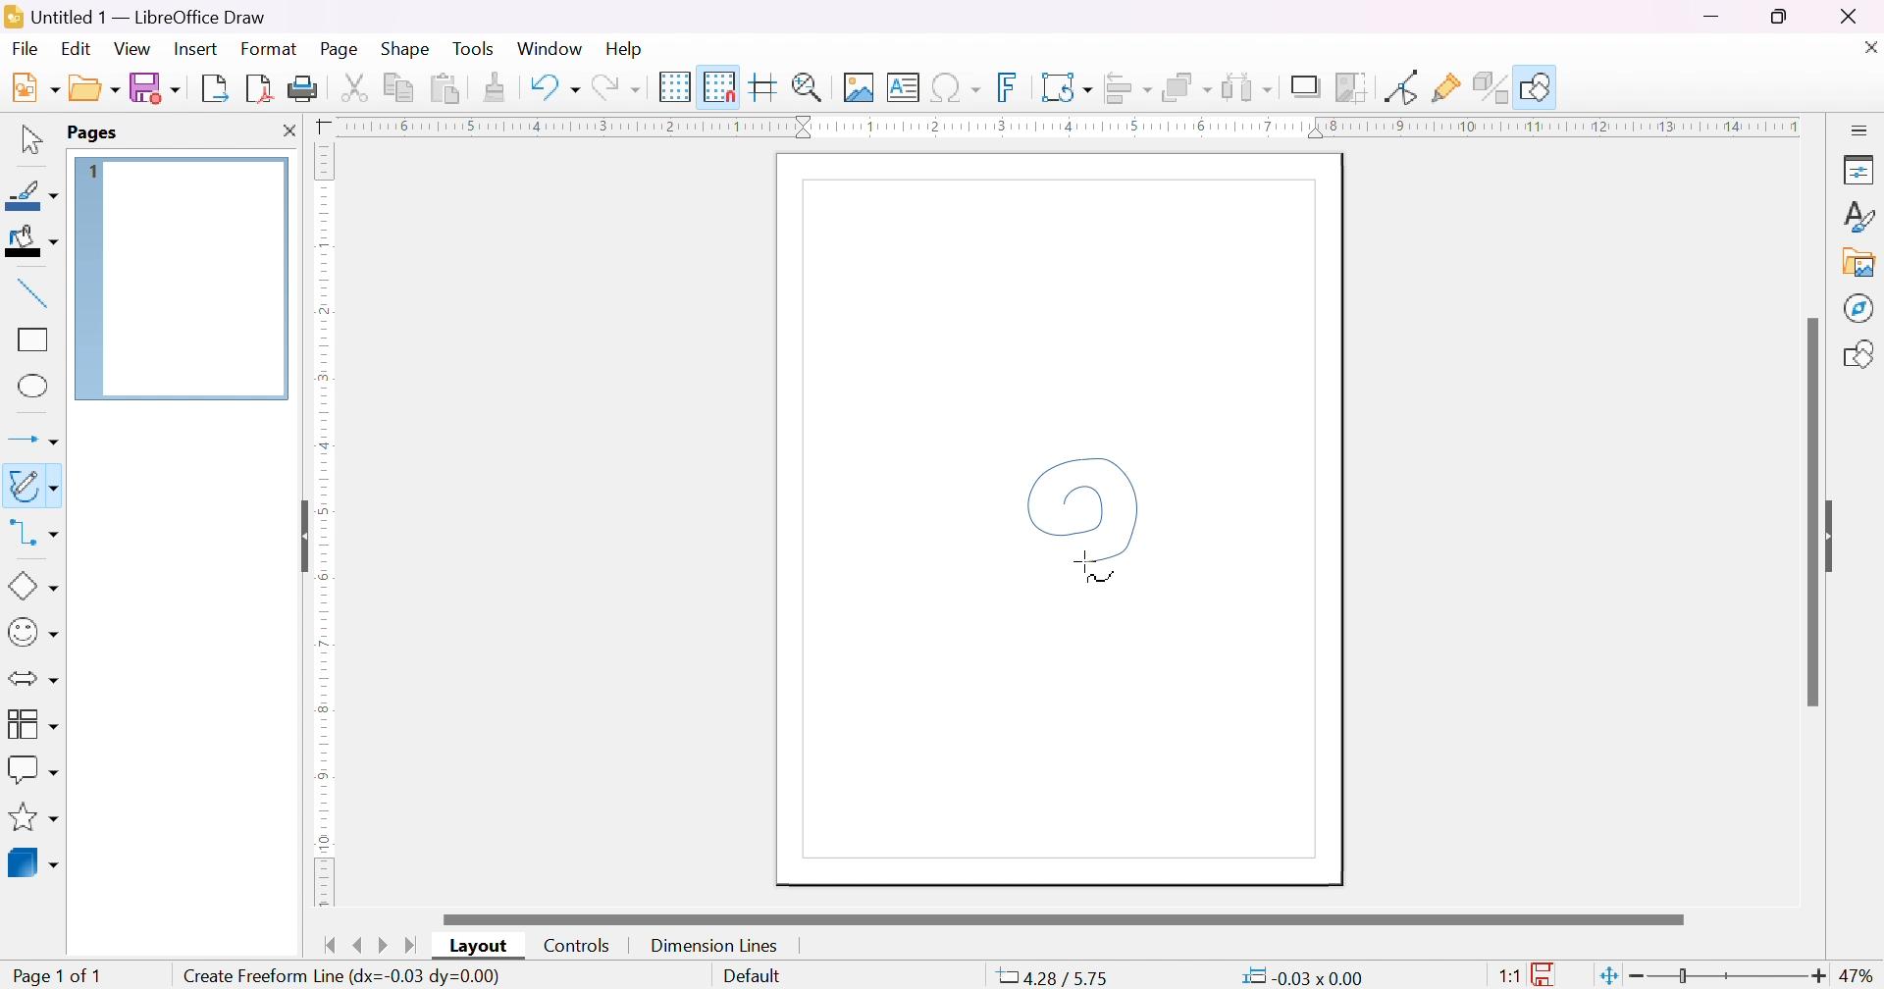 The height and width of the screenshot is (989, 1884). Describe the element at coordinates (93, 133) in the screenshot. I see `pages` at that location.